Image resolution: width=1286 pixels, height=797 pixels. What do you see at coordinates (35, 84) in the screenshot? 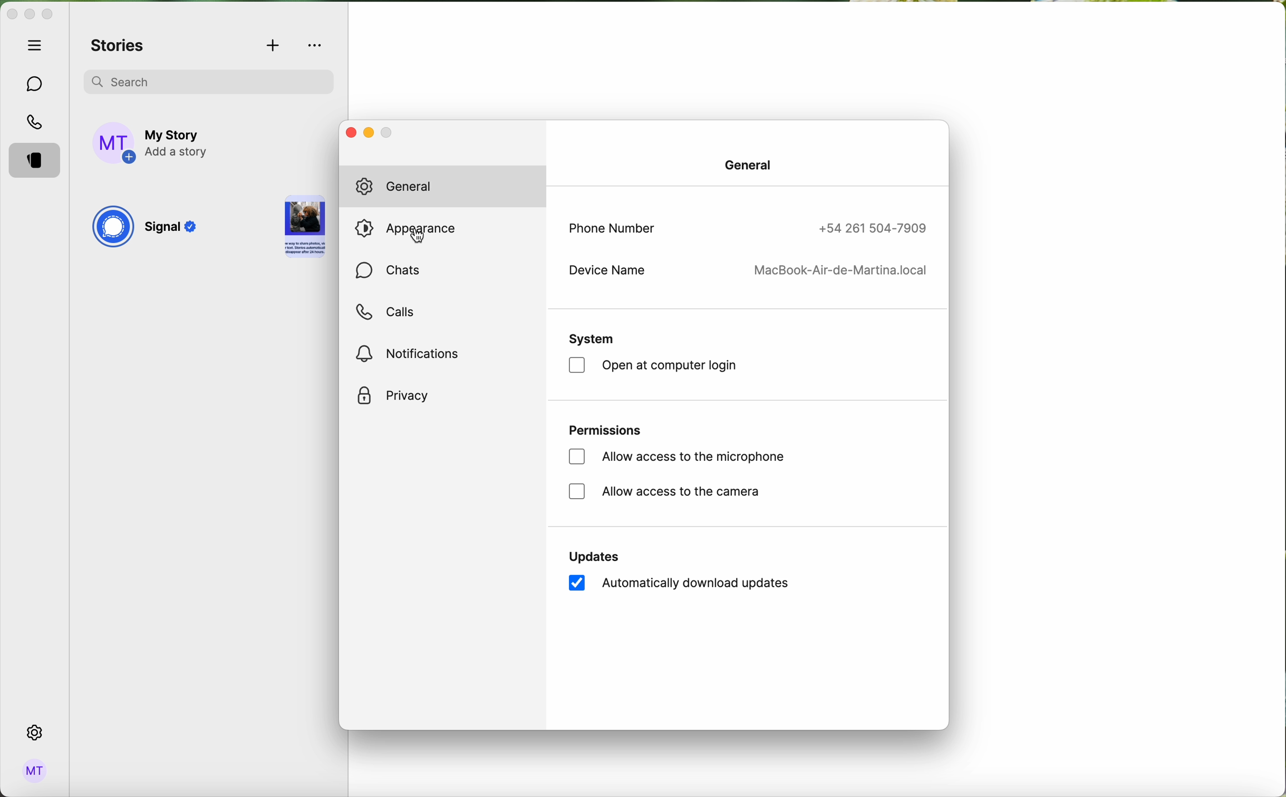
I see `chats` at bounding box center [35, 84].